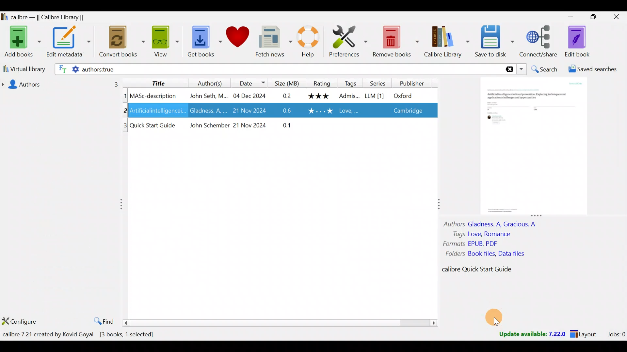 This screenshot has width=627, height=352. I want to click on Calibre library, so click(53, 17).